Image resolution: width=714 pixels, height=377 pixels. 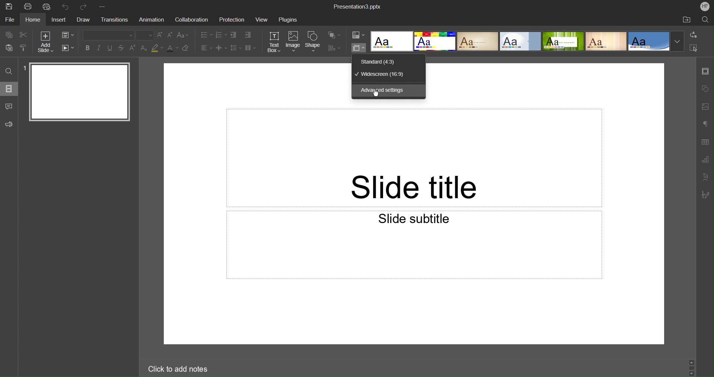 What do you see at coordinates (235, 48) in the screenshot?
I see `Line Spacing ` at bounding box center [235, 48].